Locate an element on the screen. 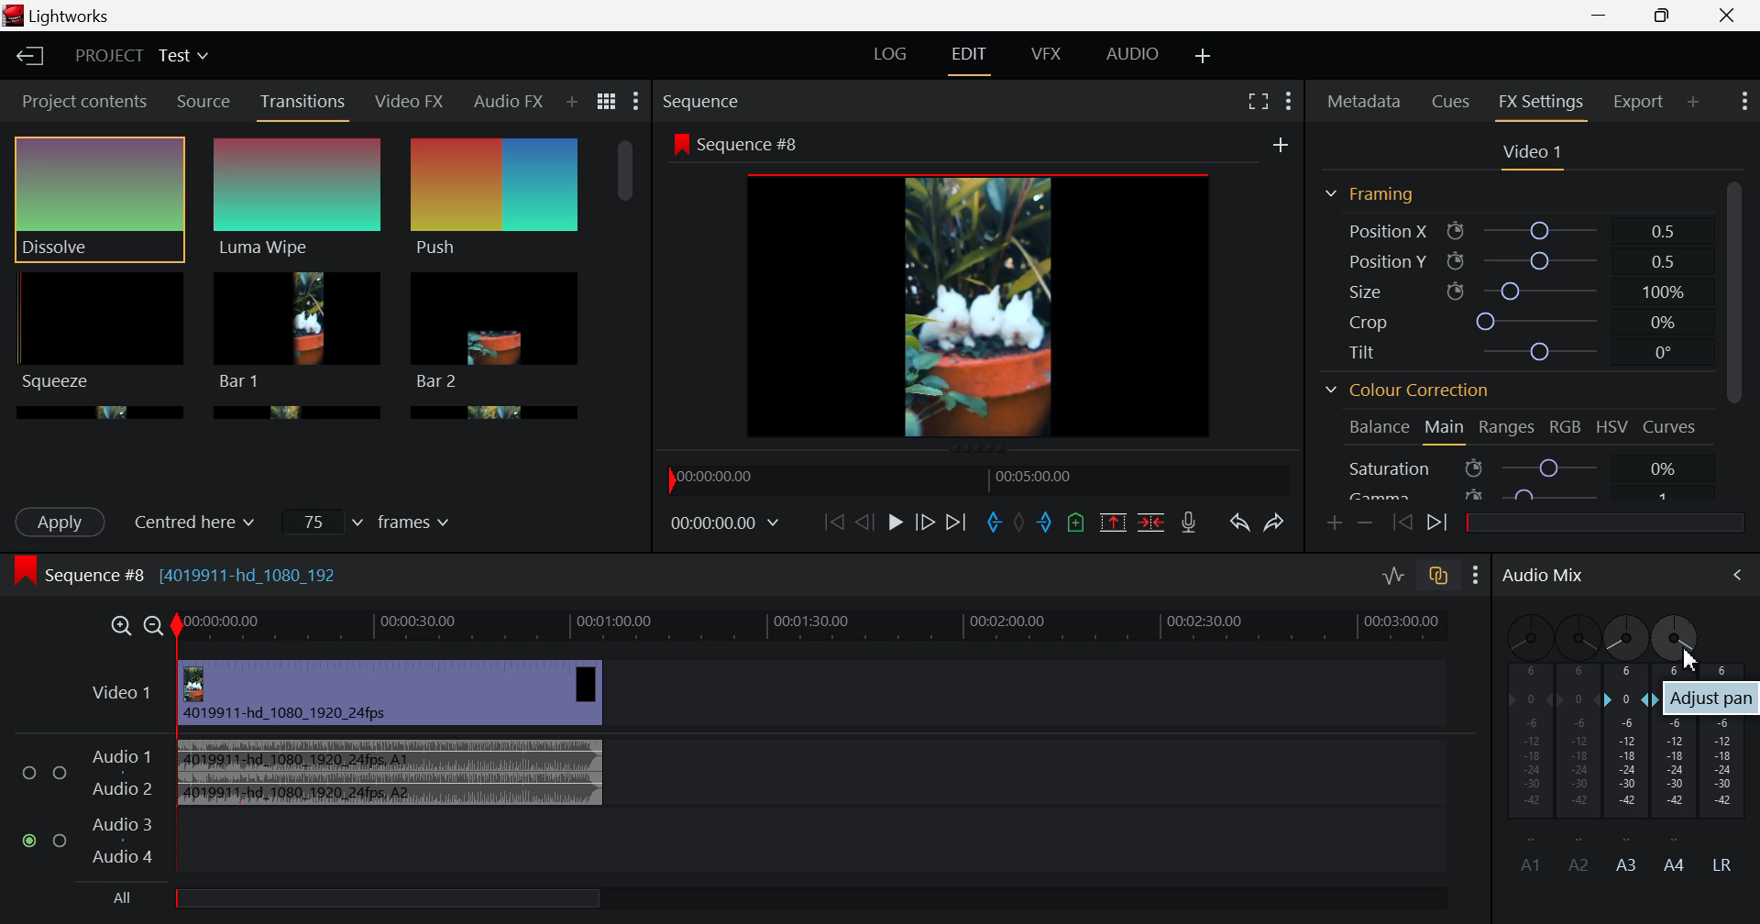 The image size is (1760, 924). A1 Channel disabled is located at coordinates (1523, 743).